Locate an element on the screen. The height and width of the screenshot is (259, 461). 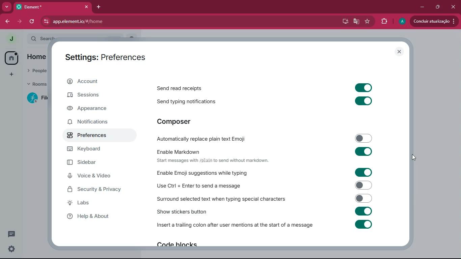
security & privacy is located at coordinates (98, 189).